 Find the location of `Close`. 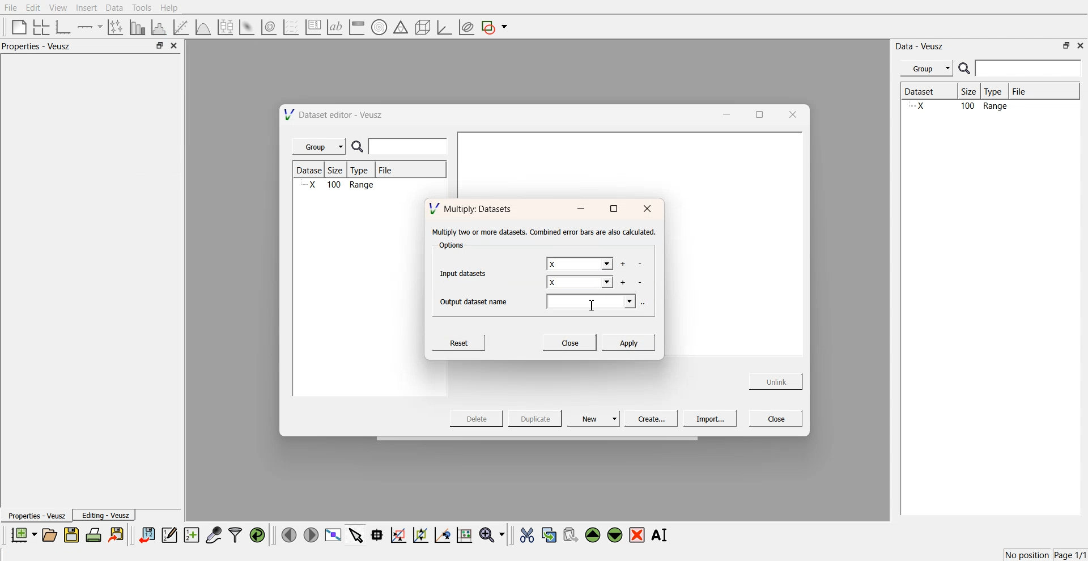

Close is located at coordinates (776, 418).